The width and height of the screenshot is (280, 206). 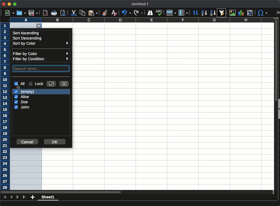 What do you see at coordinates (12, 197) in the screenshot?
I see `previous sheet` at bounding box center [12, 197].